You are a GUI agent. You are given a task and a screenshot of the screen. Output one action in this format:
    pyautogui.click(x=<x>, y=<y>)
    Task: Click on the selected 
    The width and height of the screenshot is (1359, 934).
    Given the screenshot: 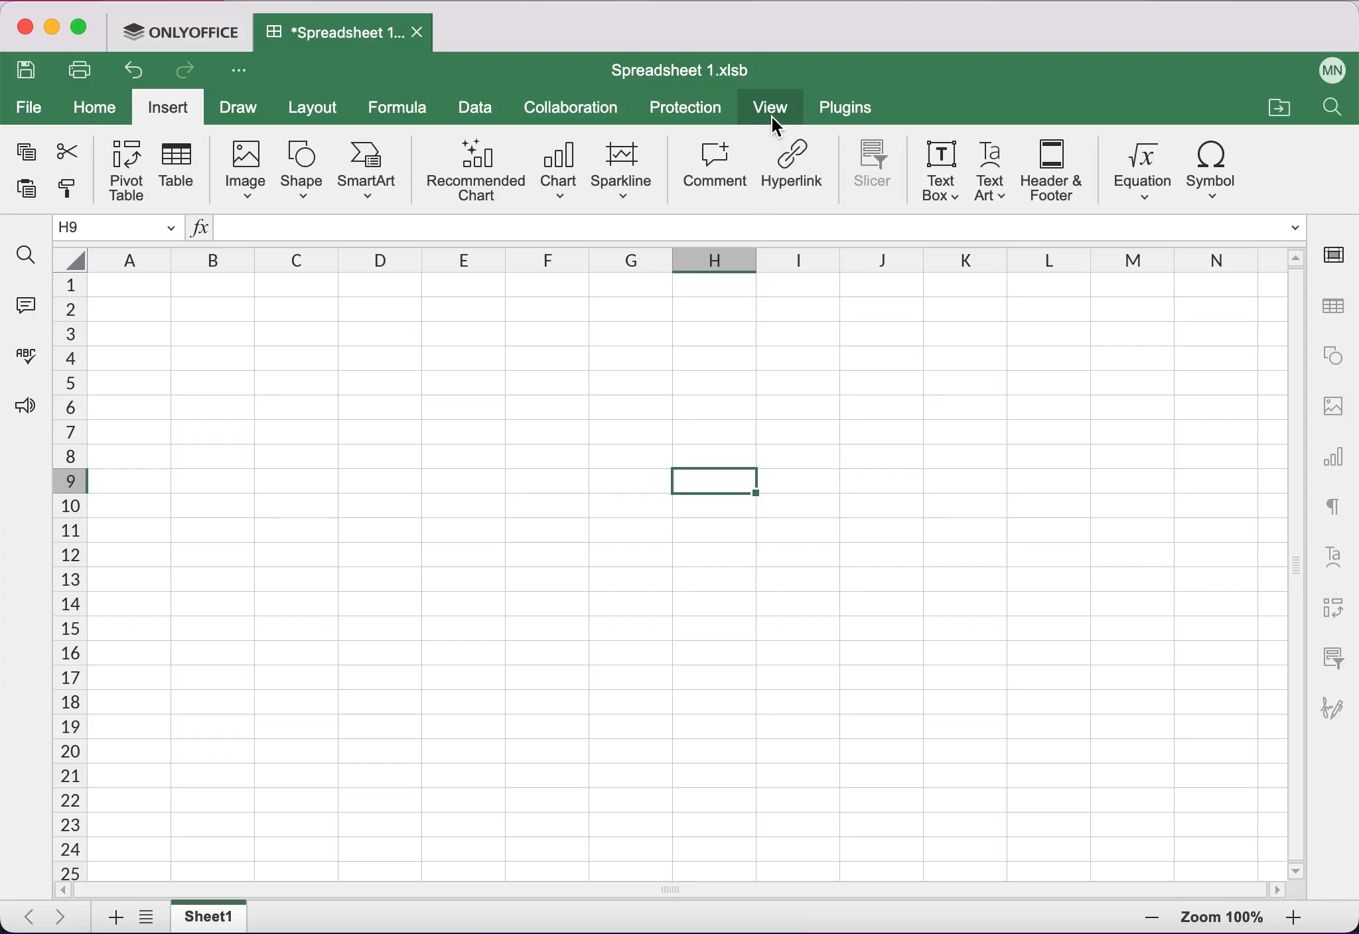 What is the action you would take?
    pyautogui.click(x=715, y=480)
    